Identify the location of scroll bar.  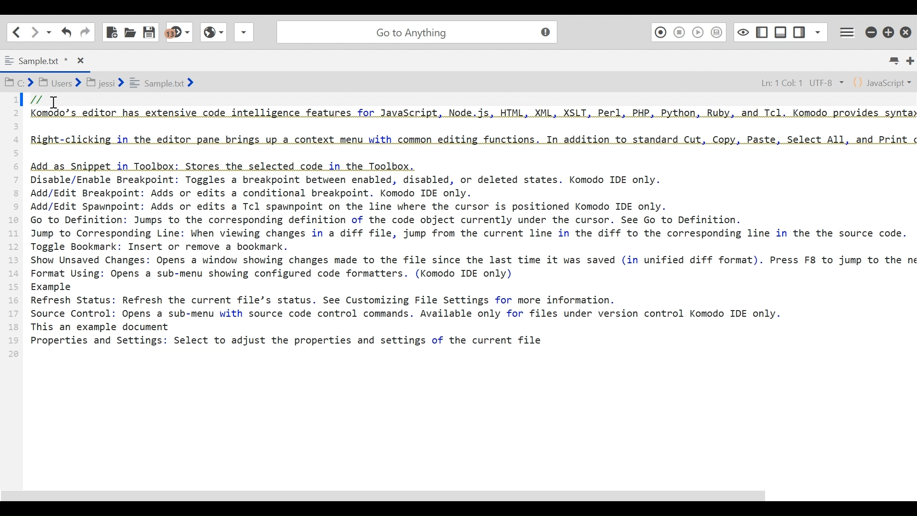
(395, 496).